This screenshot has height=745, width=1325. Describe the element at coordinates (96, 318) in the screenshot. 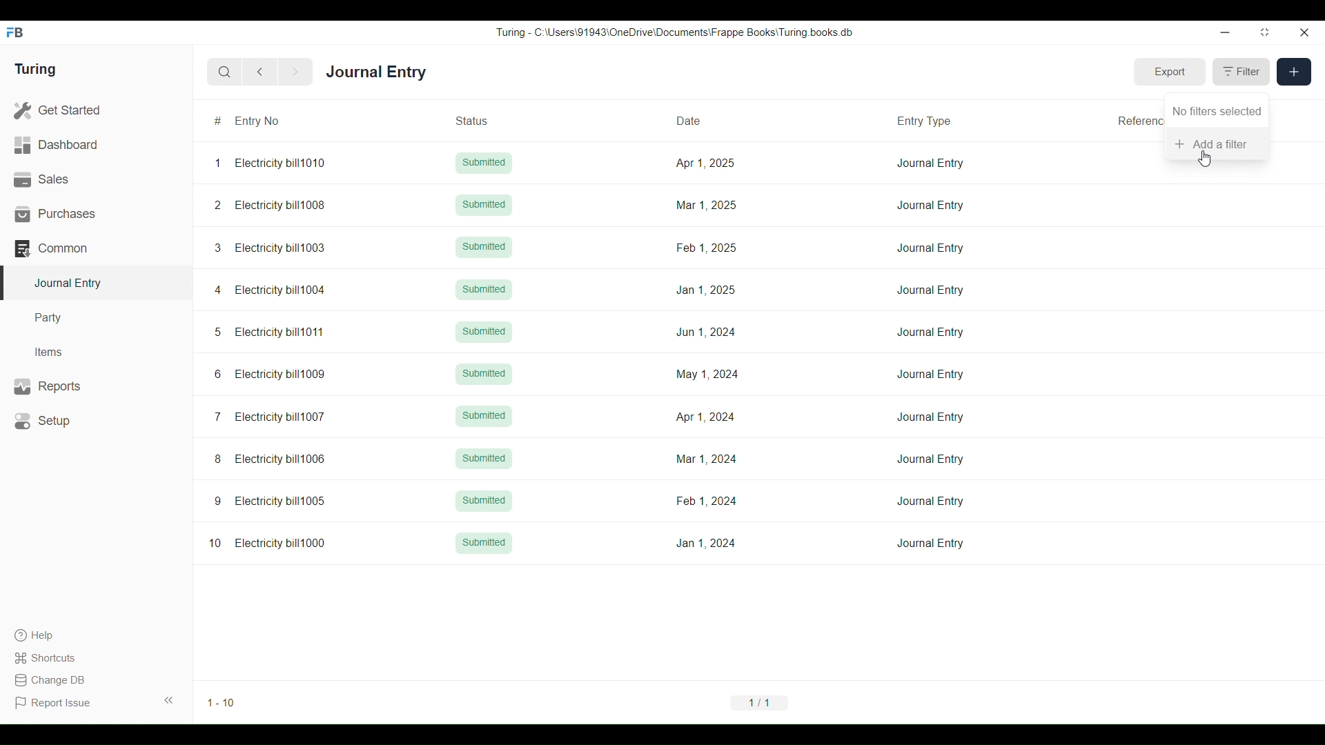

I see `Party` at that location.